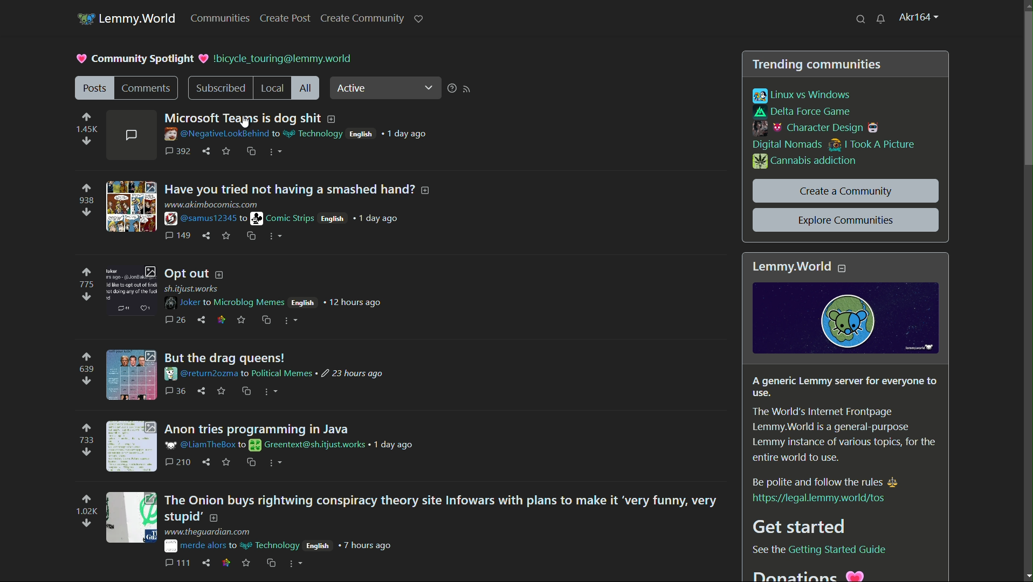 The height and width of the screenshot is (582, 1033). Describe the element at coordinates (87, 369) in the screenshot. I see `number of votes` at that location.